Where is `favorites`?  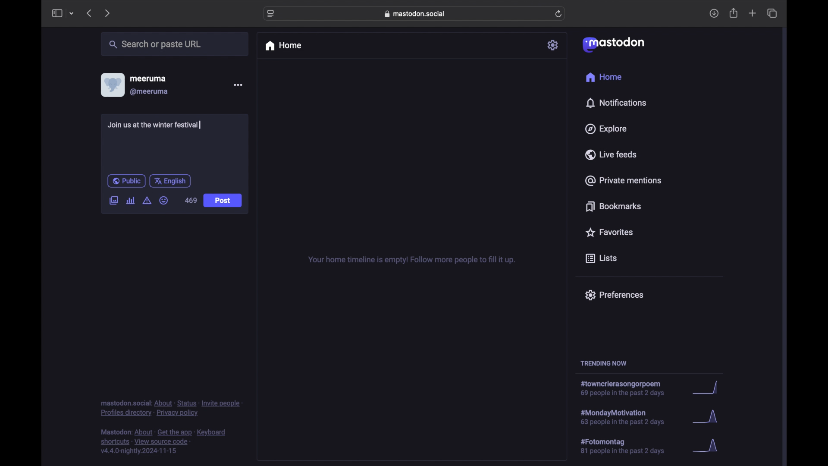
favorites is located at coordinates (608, 232).